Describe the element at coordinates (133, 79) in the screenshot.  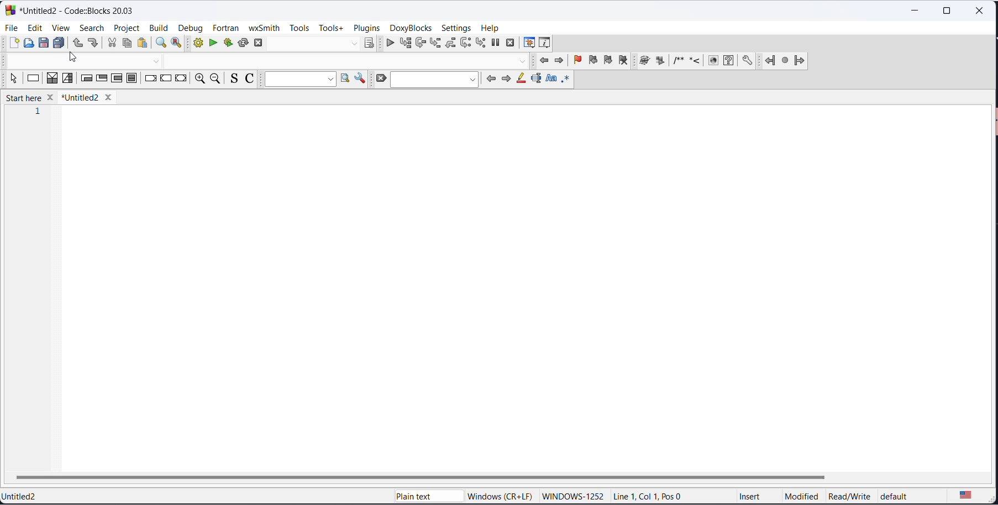
I see `block instruction` at that location.